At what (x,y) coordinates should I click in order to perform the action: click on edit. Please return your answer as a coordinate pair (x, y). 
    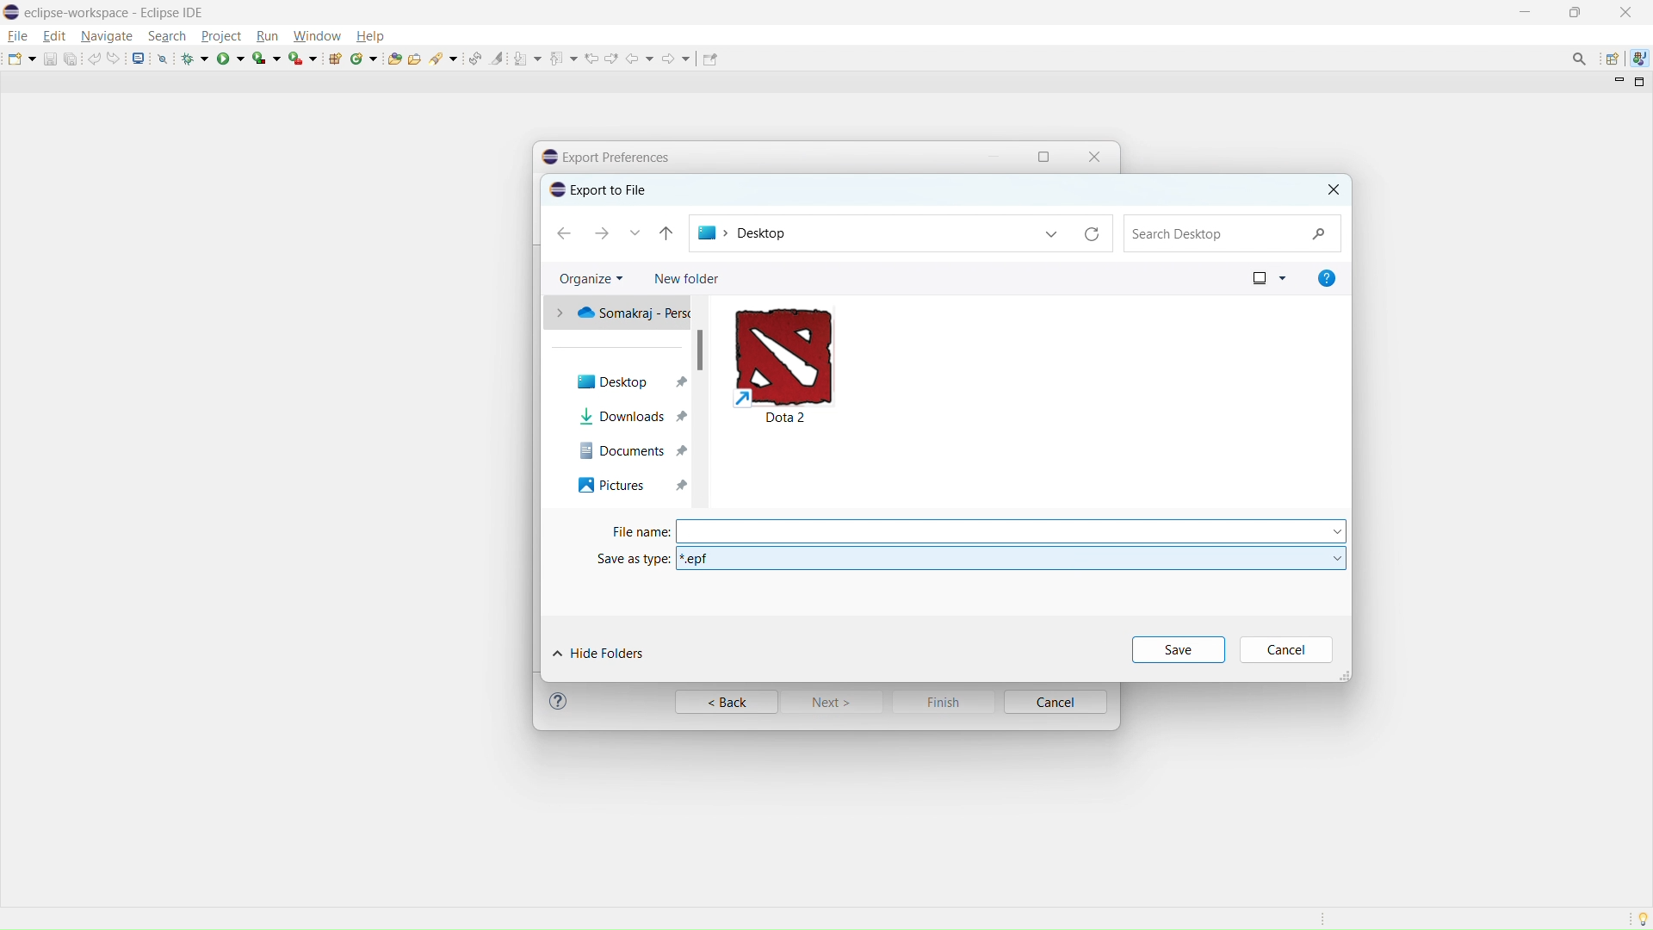
    Looking at the image, I should click on (54, 36).